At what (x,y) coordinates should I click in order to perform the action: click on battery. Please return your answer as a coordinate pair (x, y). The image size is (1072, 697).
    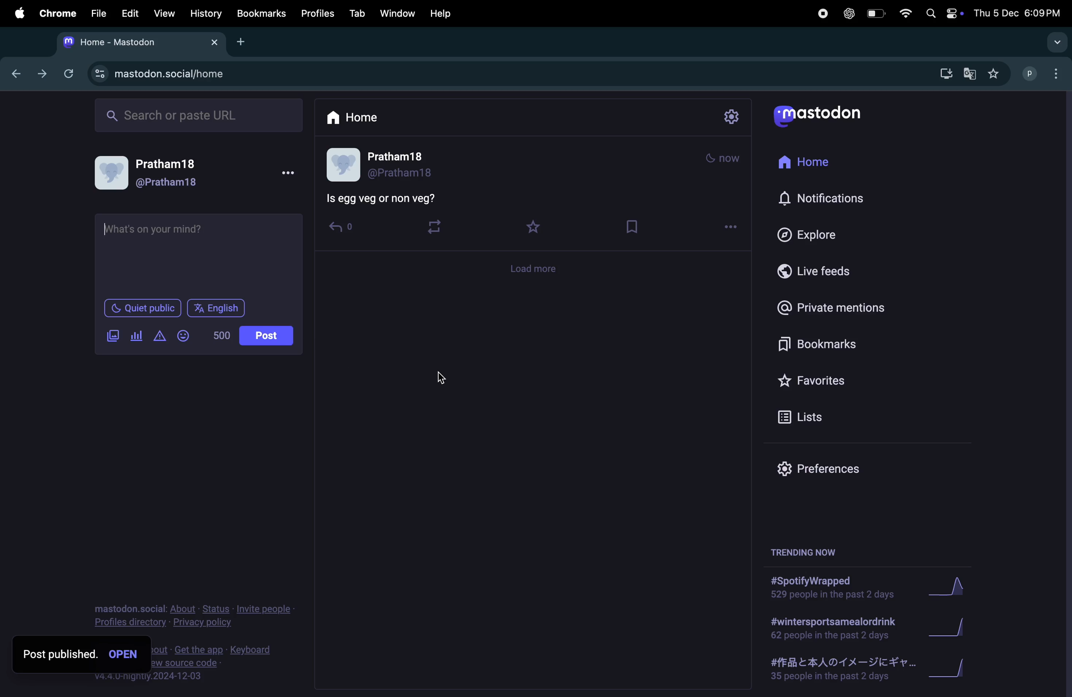
    Looking at the image, I should click on (876, 14).